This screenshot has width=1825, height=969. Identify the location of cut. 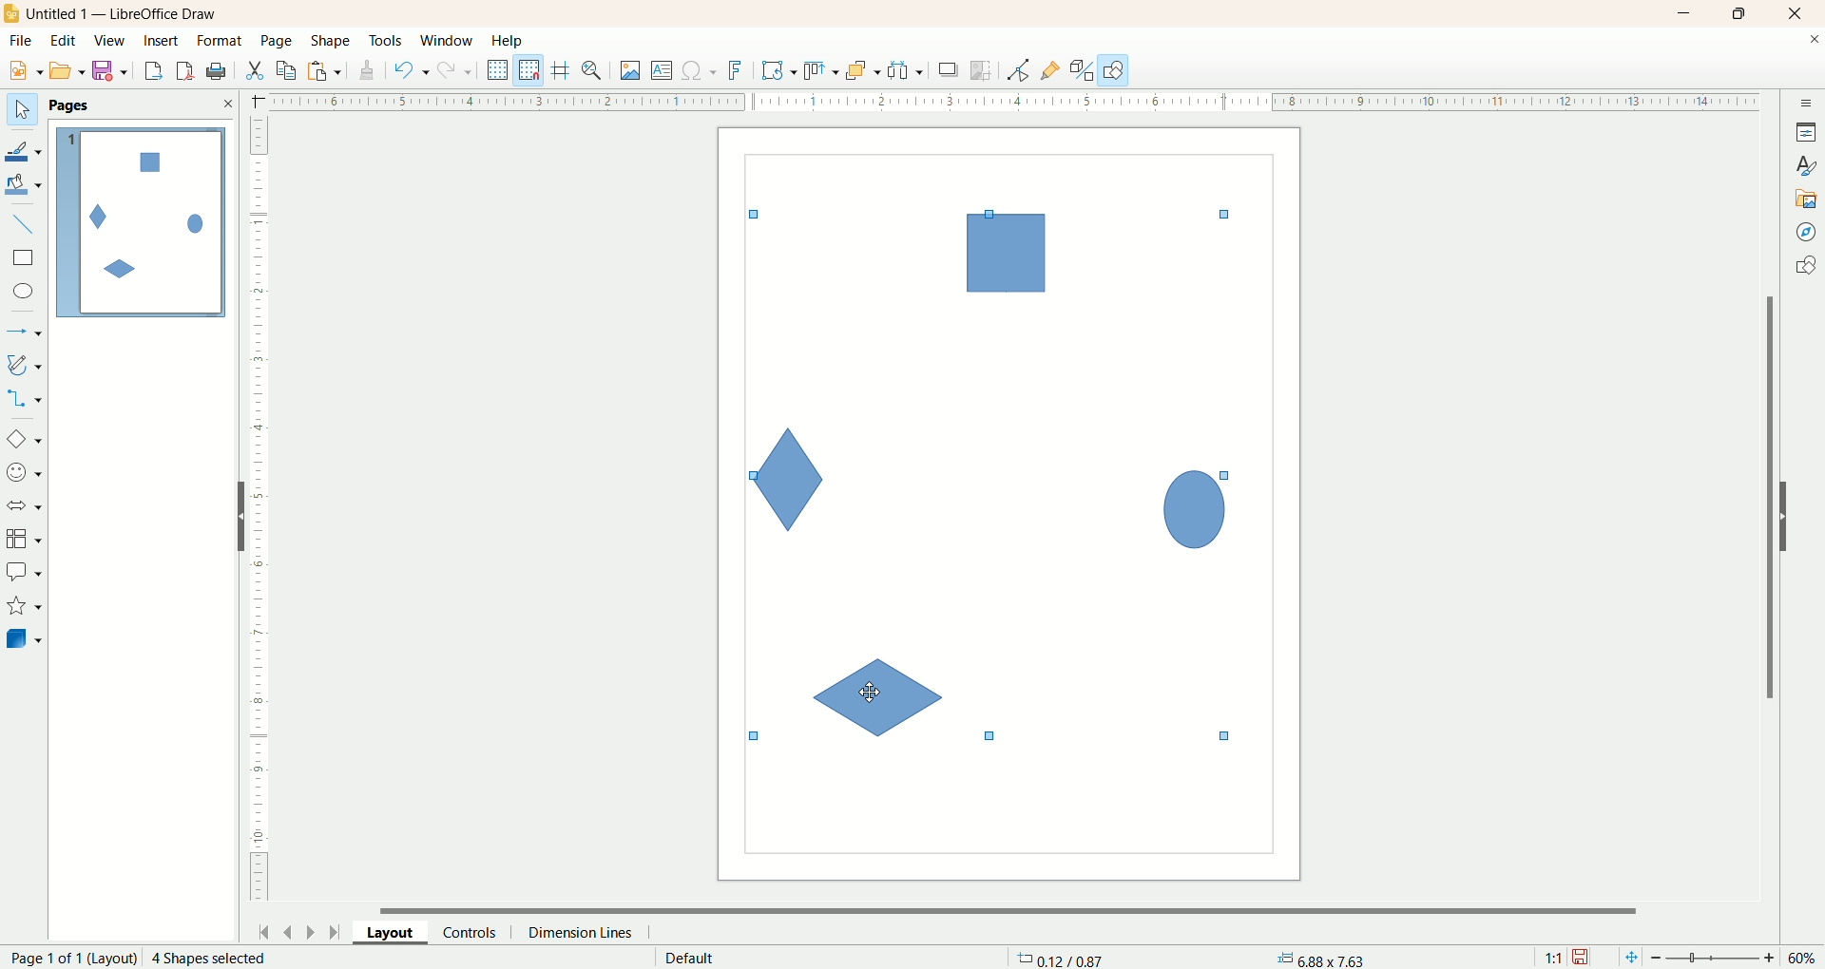
(254, 70).